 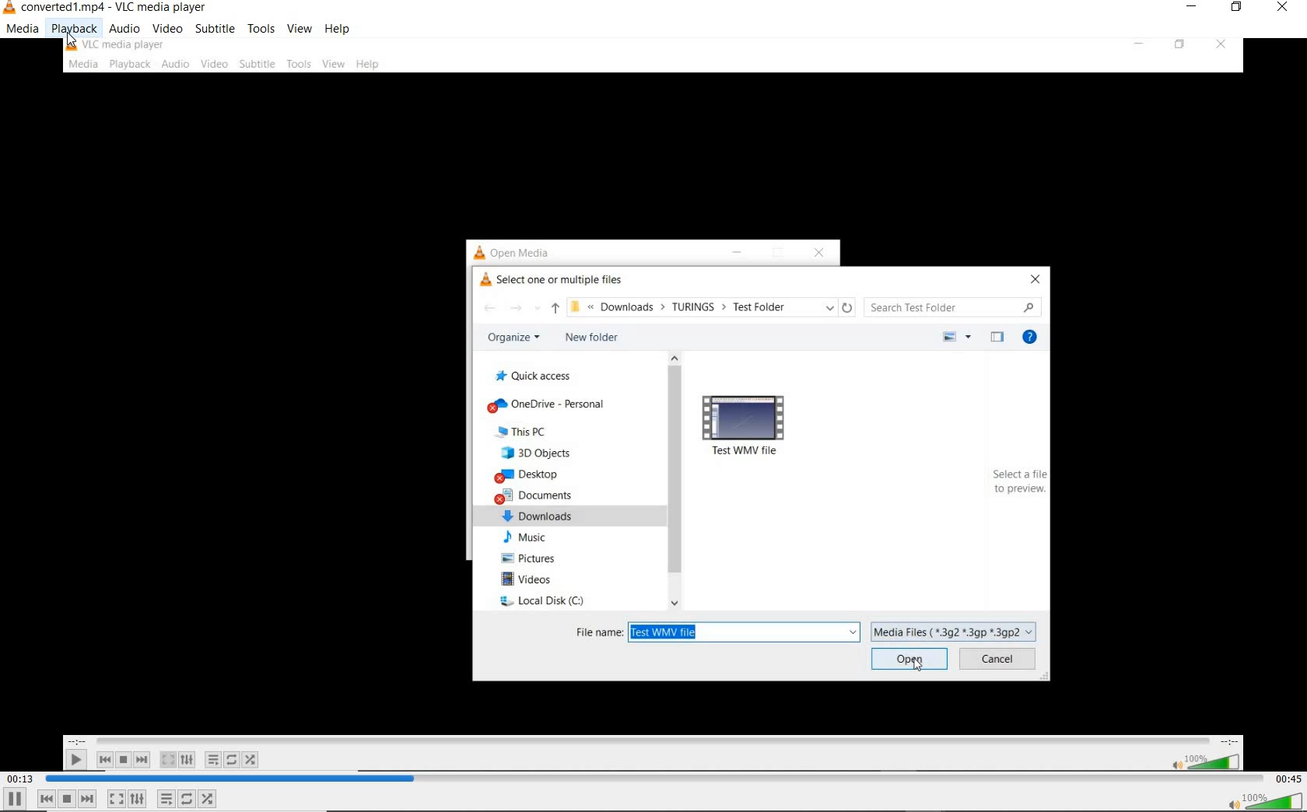 I want to click on close, so click(x=1281, y=9).